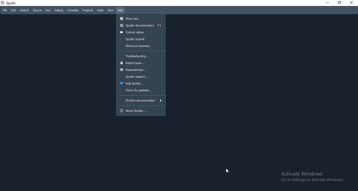  Describe the element at coordinates (73, 10) in the screenshot. I see `Consoles` at that location.